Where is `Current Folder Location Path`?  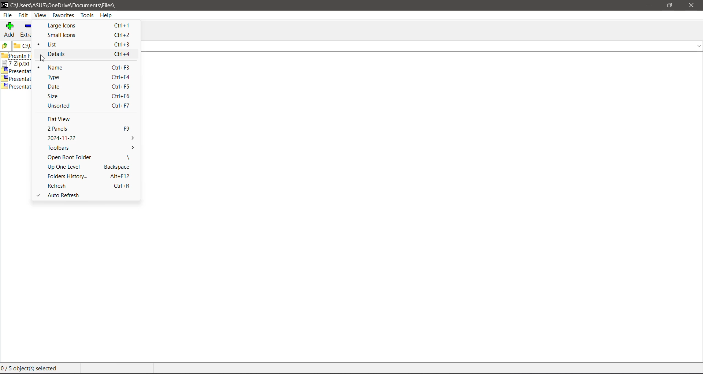 Current Folder Location Path is located at coordinates (416, 46).